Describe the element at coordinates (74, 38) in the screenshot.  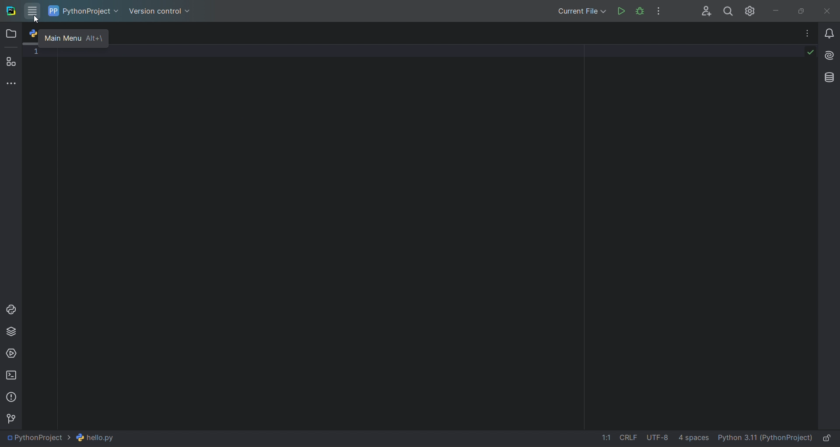
I see `menu tooltip` at that location.